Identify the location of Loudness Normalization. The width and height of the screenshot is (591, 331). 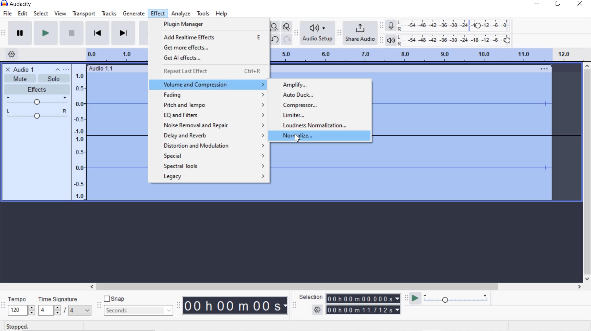
(316, 126).